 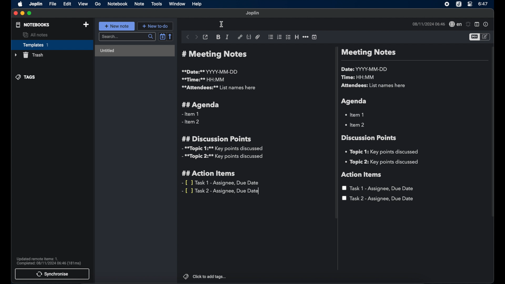 I want to click on bulleted list, so click(x=270, y=37).